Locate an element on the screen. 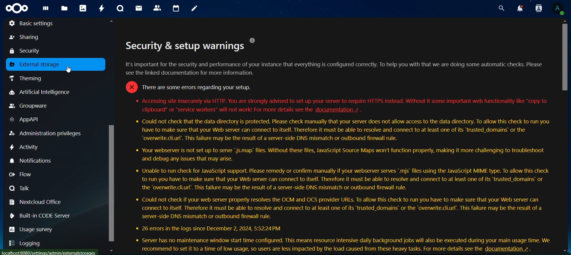 The height and width of the screenshot is (255, 571). talk is located at coordinates (19, 188).